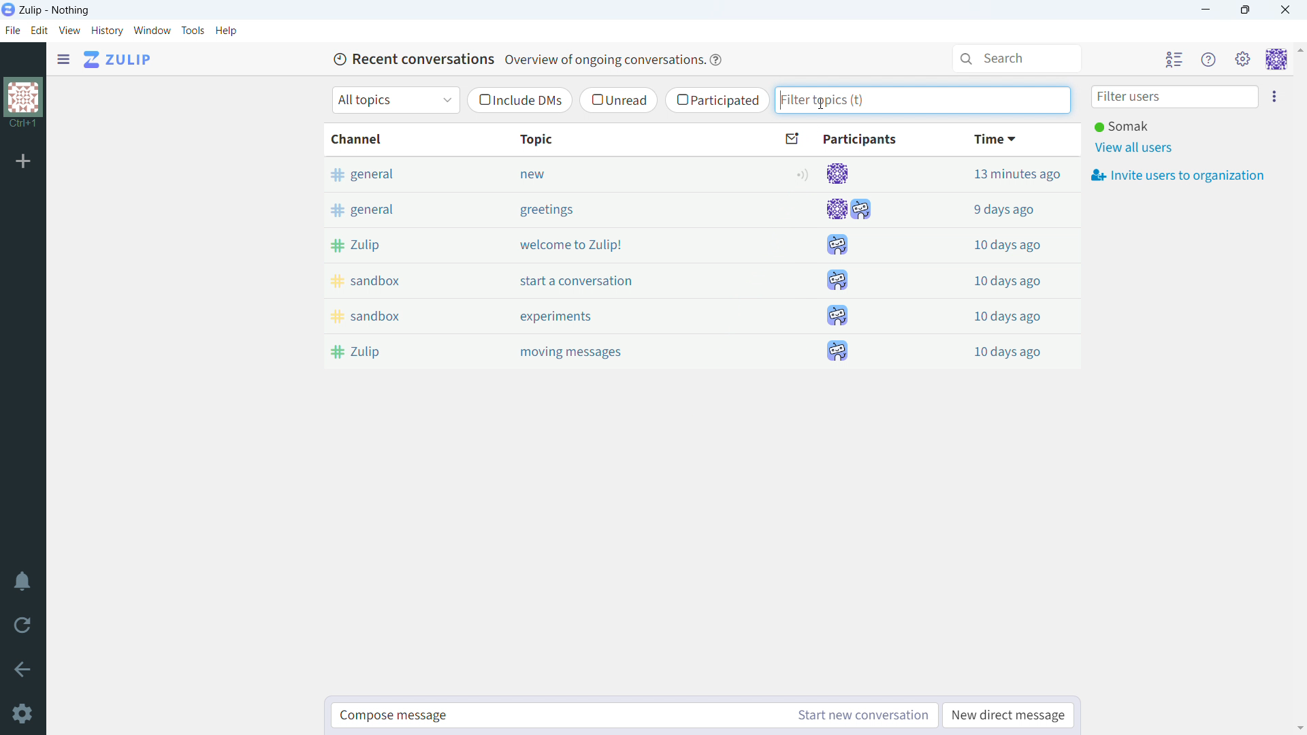 This screenshot has height=735, width=1307. What do you see at coordinates (23, 97) in the screenshot?
I see `organization` at bounding box center [23, 97].